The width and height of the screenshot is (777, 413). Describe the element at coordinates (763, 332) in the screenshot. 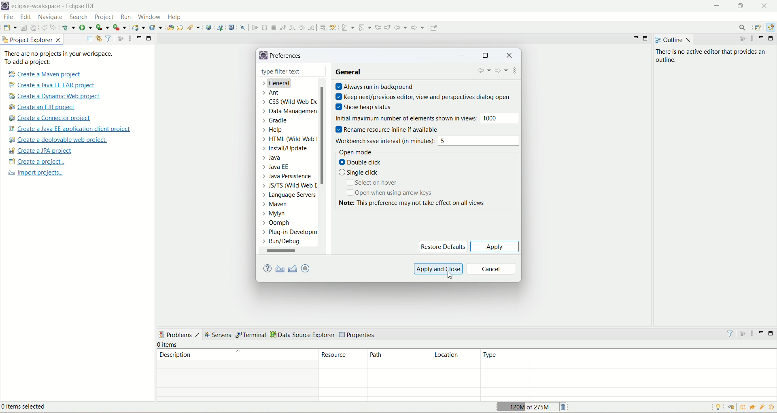

I see `minimize` at that location.